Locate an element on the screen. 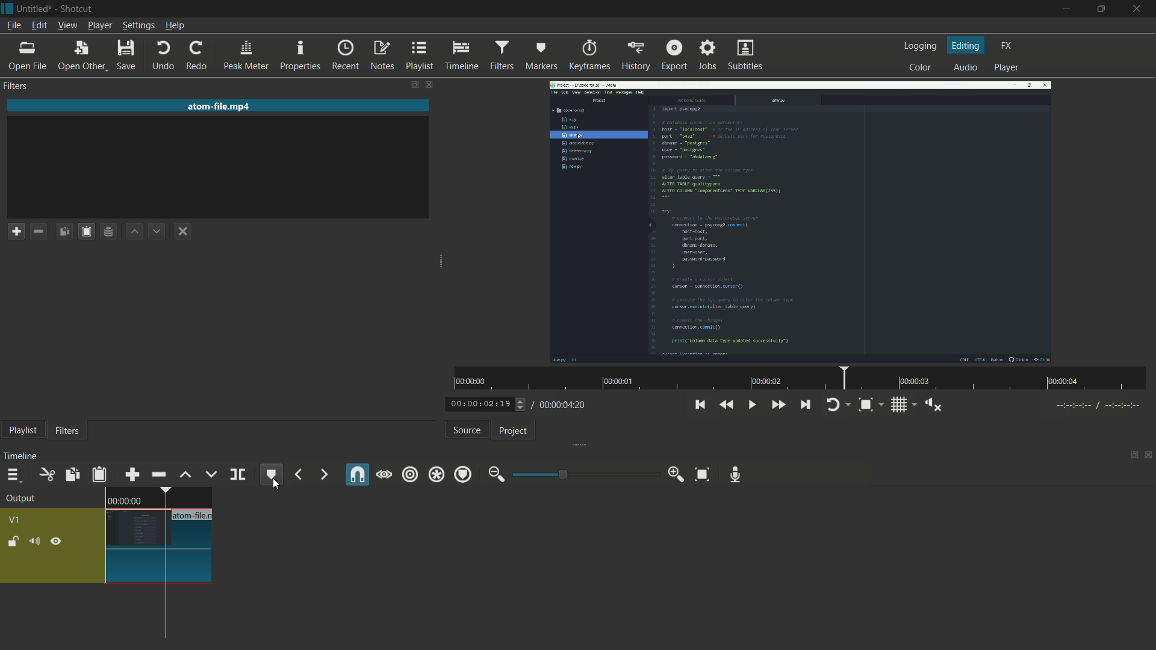 The width and height of the screenshot is (1156, 650). close timeline is located at coordinates (1149, 454).